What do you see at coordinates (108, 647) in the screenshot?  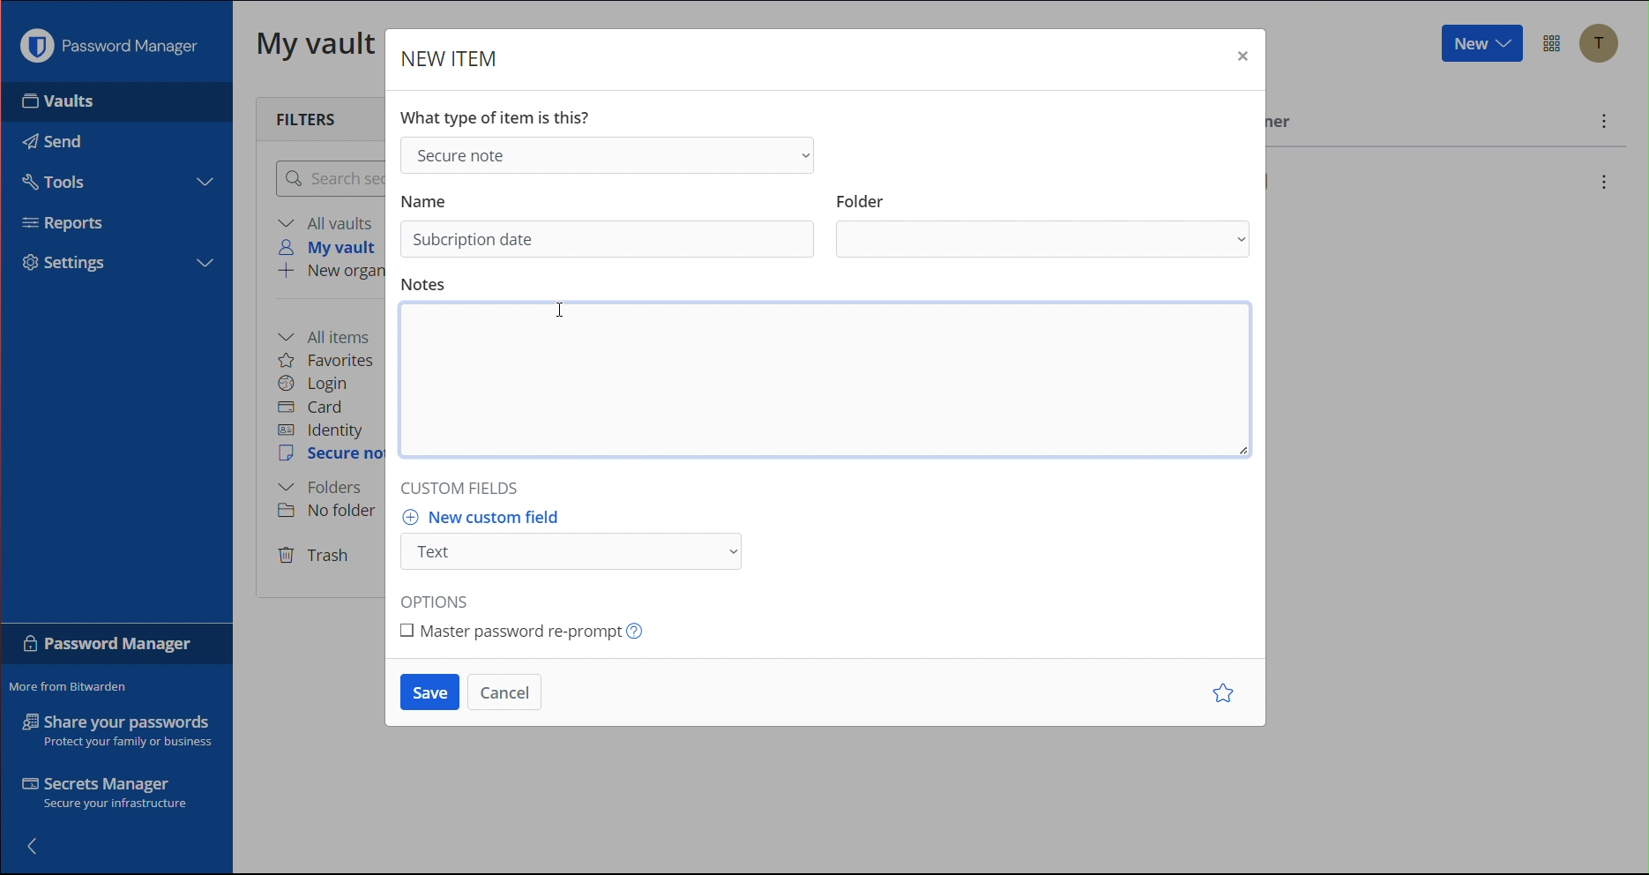 I see `Password` at bounding box center [108, 647].